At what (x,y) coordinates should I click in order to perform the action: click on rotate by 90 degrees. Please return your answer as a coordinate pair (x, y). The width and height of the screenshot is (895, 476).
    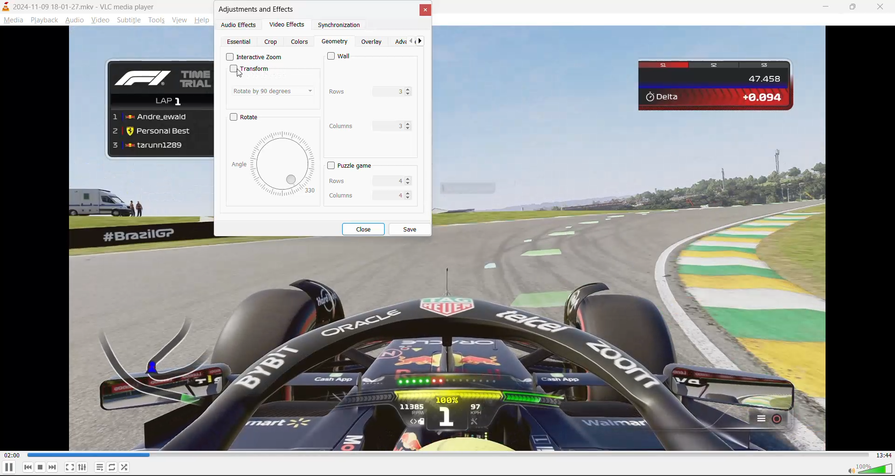
    Looking at the image, I should click on (273, 90).